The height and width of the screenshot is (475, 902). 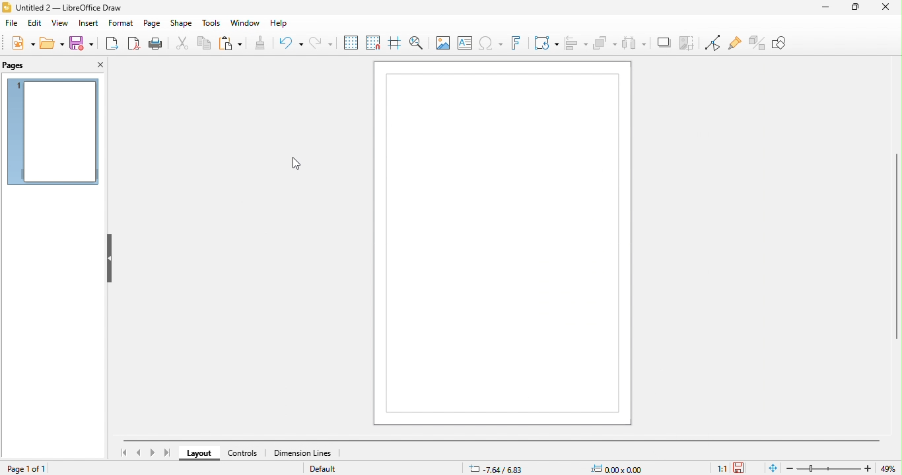 I want to click on vertical slider, so click(x=883, y=249).